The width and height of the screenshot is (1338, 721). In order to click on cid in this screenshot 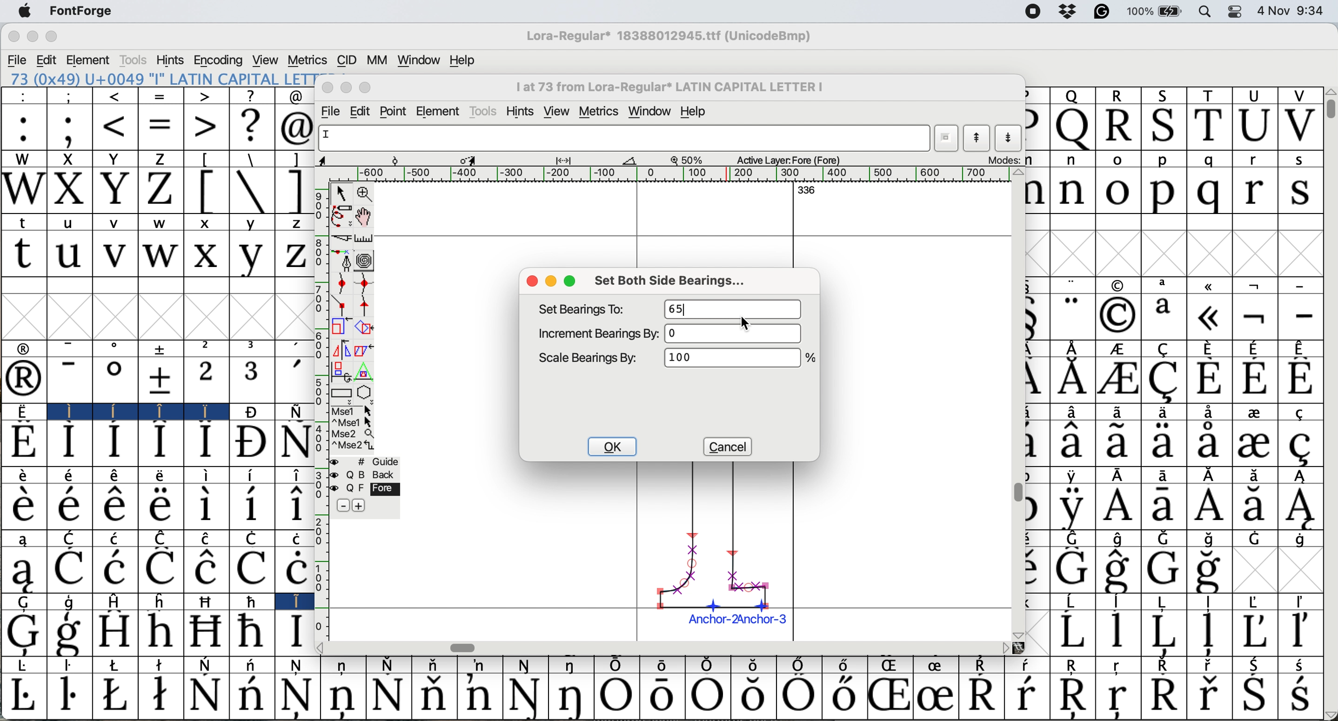, I will do `click(345, 60)`.